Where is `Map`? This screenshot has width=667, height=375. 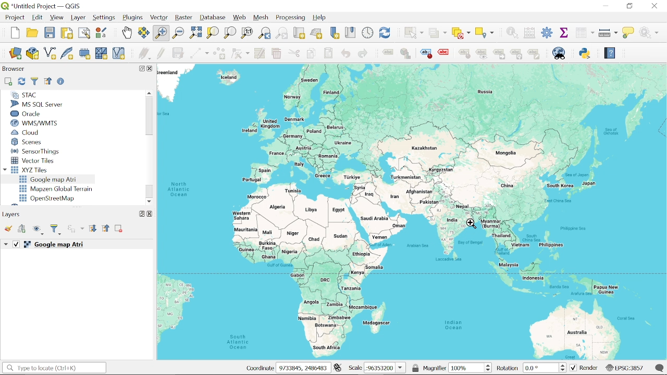
Map is located at coordinates (412, 212).